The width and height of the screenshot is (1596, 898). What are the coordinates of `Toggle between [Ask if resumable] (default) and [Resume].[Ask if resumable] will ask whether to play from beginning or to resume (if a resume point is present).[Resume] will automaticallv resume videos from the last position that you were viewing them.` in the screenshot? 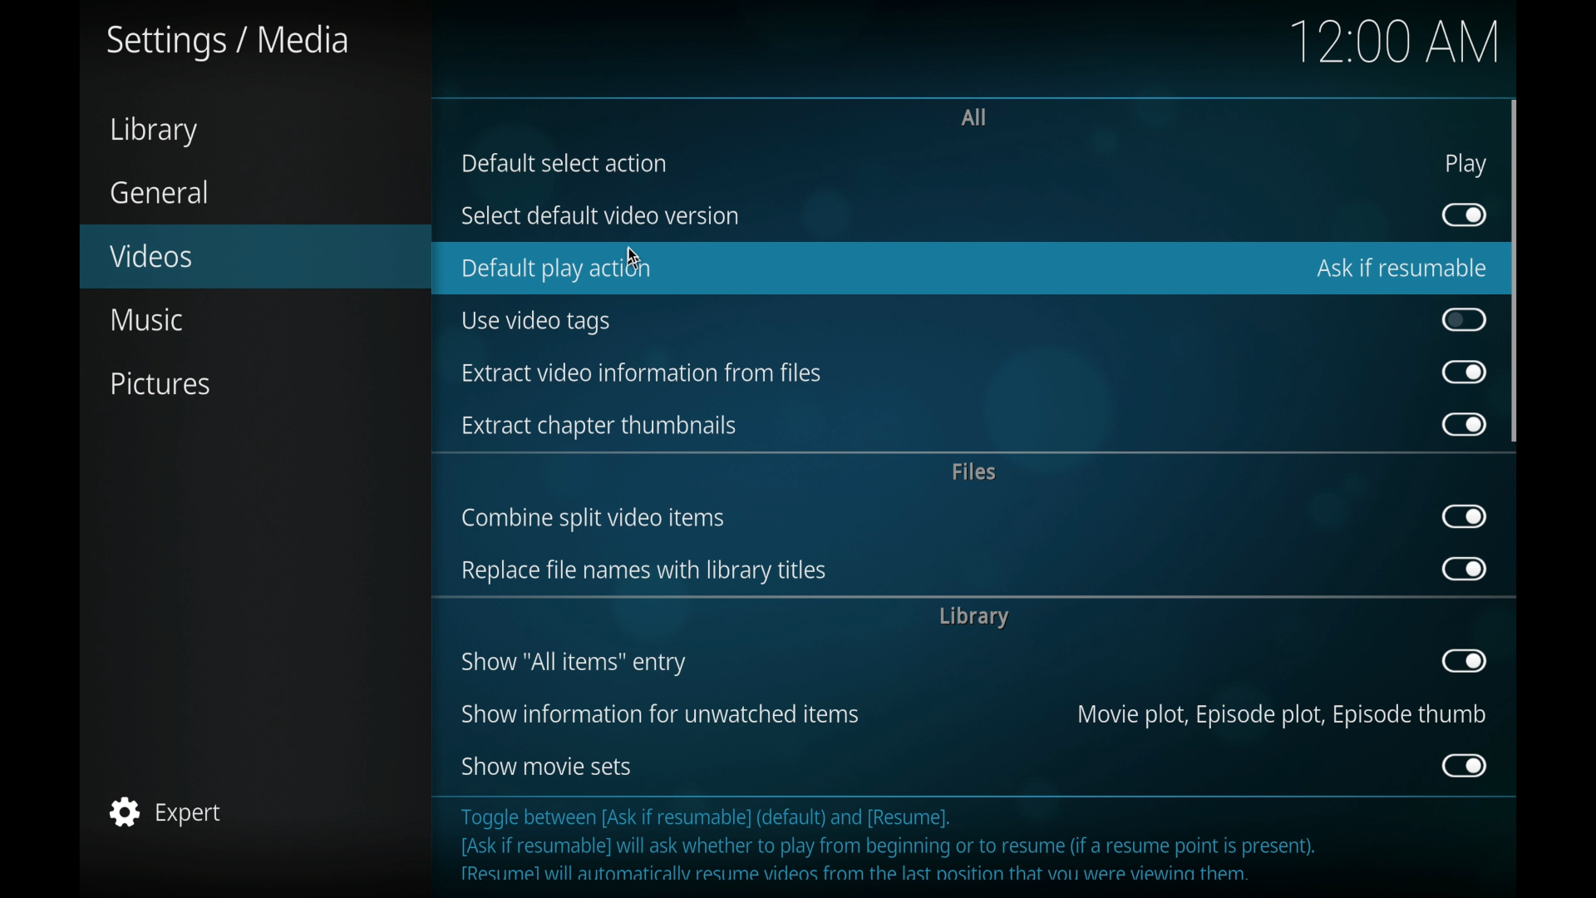 It's located at (904, 844).